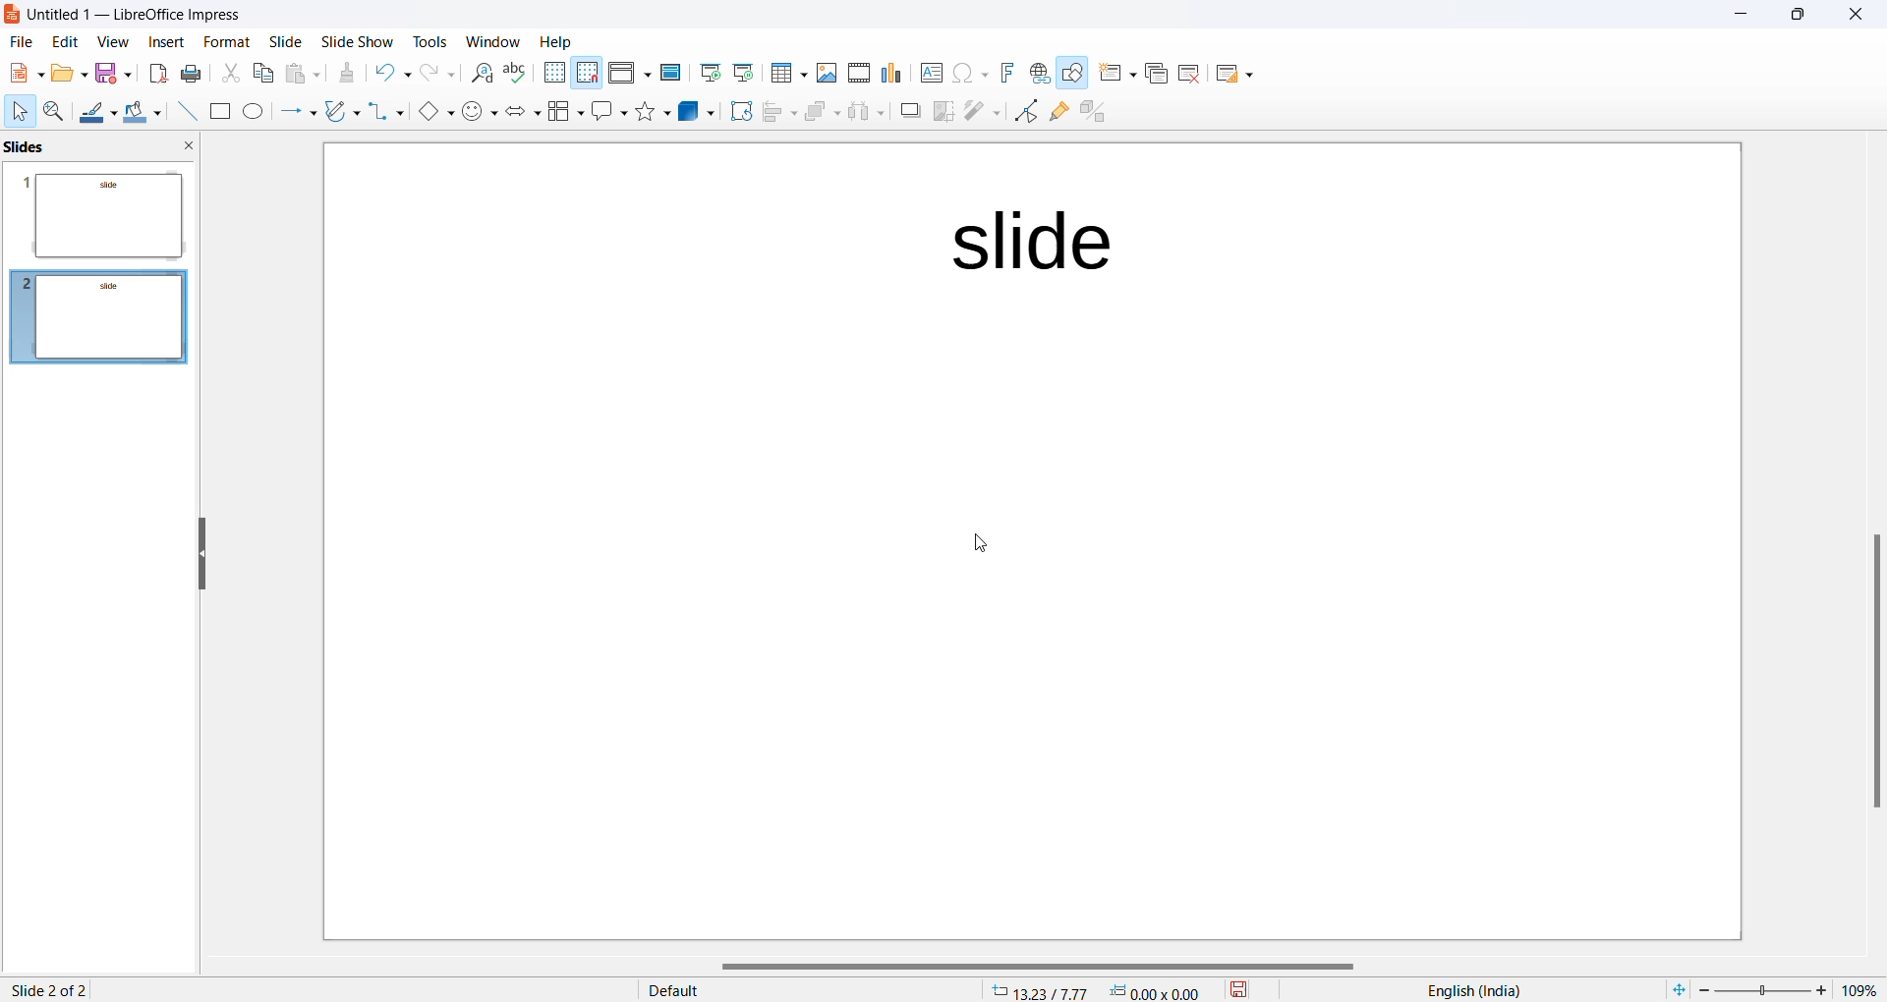 This screenshot has height=1002, width=1887. What do you see at coordinates (104, 312) in the screenshot?
I see `slidepreview` at bounding box center [104, 312].